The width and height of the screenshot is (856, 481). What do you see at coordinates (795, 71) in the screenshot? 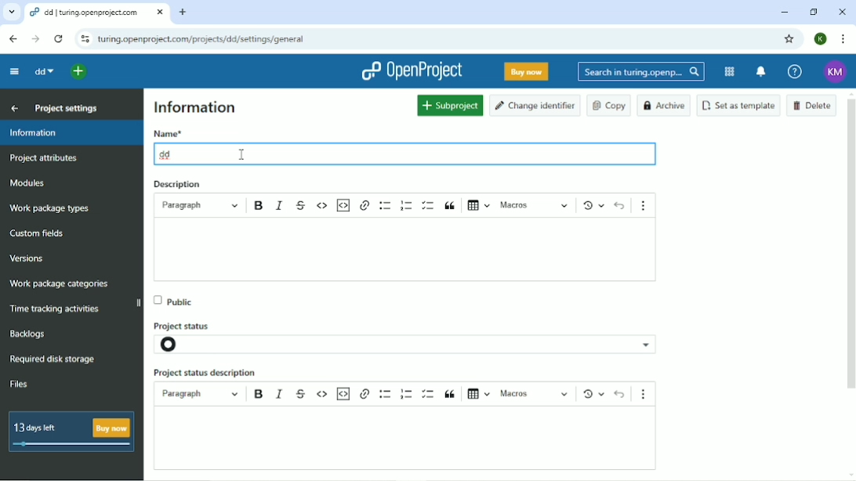
I see `Help` at bounding box center [795, 71].